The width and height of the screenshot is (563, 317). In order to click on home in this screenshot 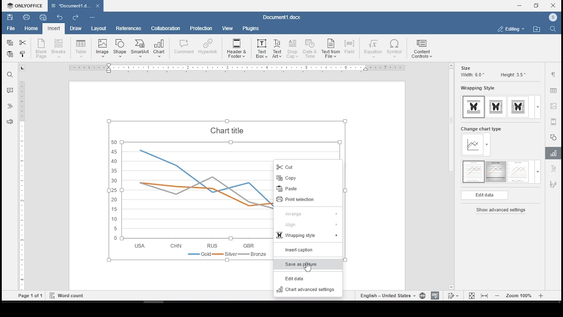, I will do `click(32, 29)`.